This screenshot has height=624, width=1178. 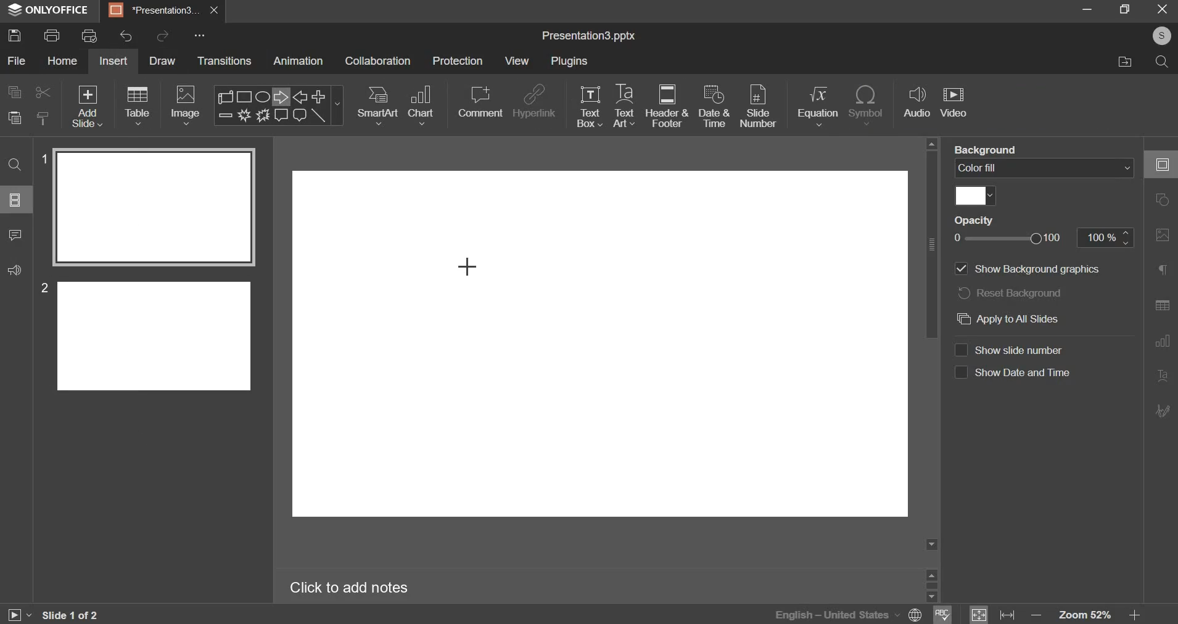 What do you see at coordinates (480, 102) in the screenshot?
I see `comment` at bounding box center [480, 102].